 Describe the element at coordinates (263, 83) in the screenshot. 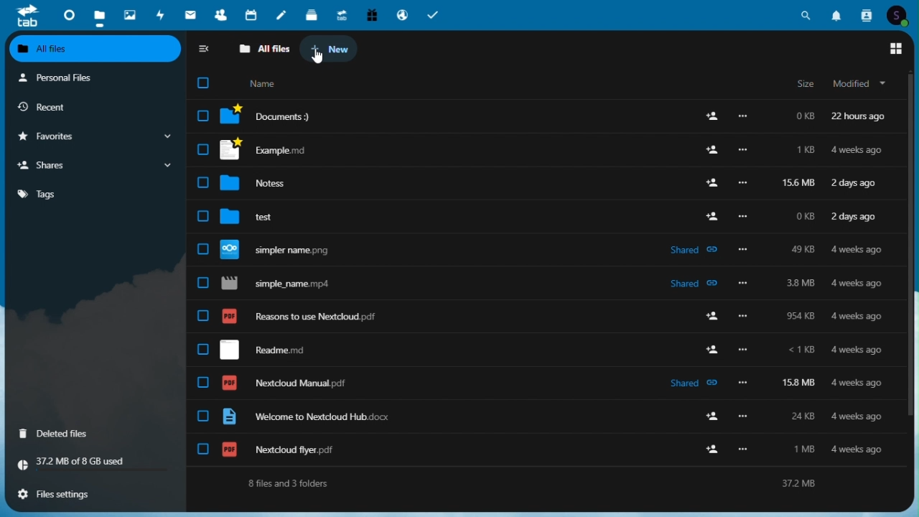

I see `name` at that location.